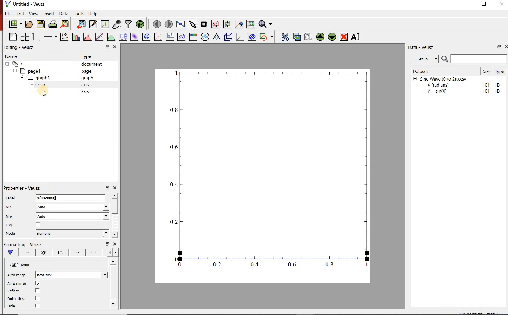  Describe the element at coordinates (71, 198) in the screenshot. I see `Textbox` at that location.